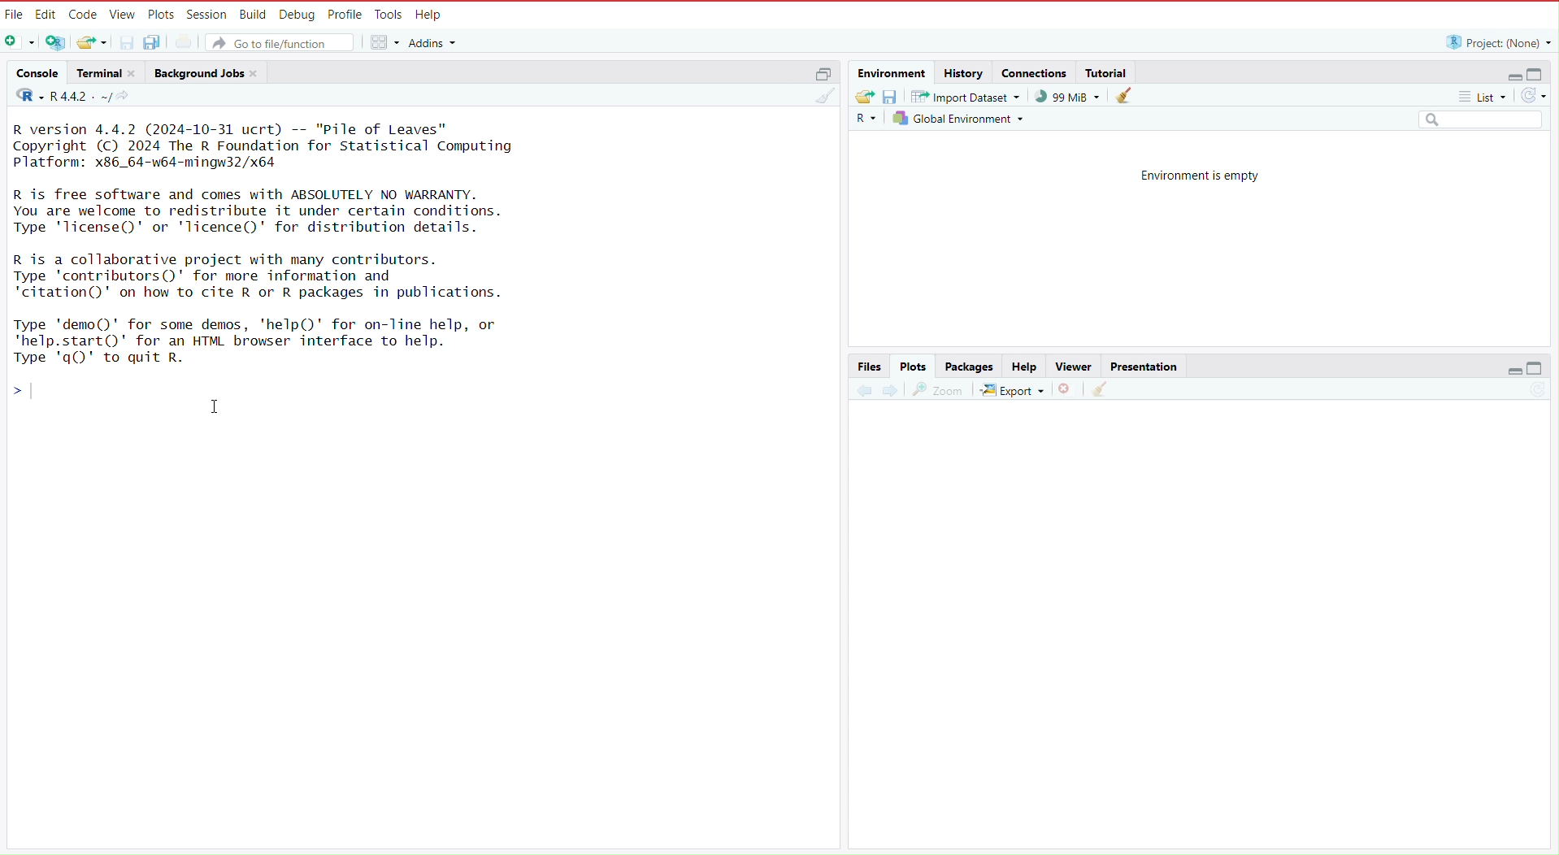 The width and height of the screenshot is (1559, 855). Describe the element at coordinates (432, 13) in the screenshot. I see `help` at that location.